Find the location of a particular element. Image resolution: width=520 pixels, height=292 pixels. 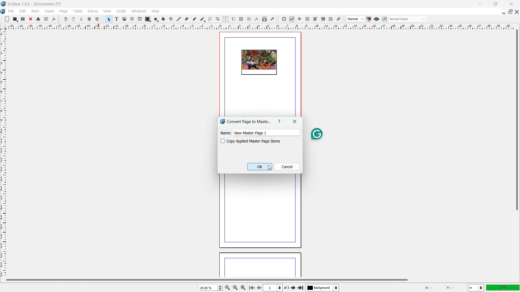

zoom in by the stepping value in tool preference is located at coordinates (243, 287).